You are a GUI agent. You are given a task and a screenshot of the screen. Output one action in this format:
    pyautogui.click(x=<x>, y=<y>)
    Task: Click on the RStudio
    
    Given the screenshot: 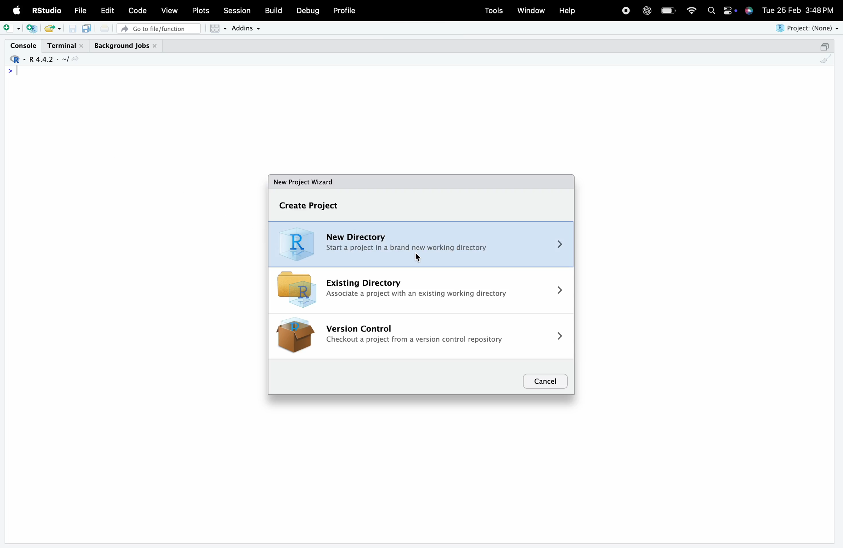 What is the action you would take?
    pyautogui.click(x=46, y=10)
    